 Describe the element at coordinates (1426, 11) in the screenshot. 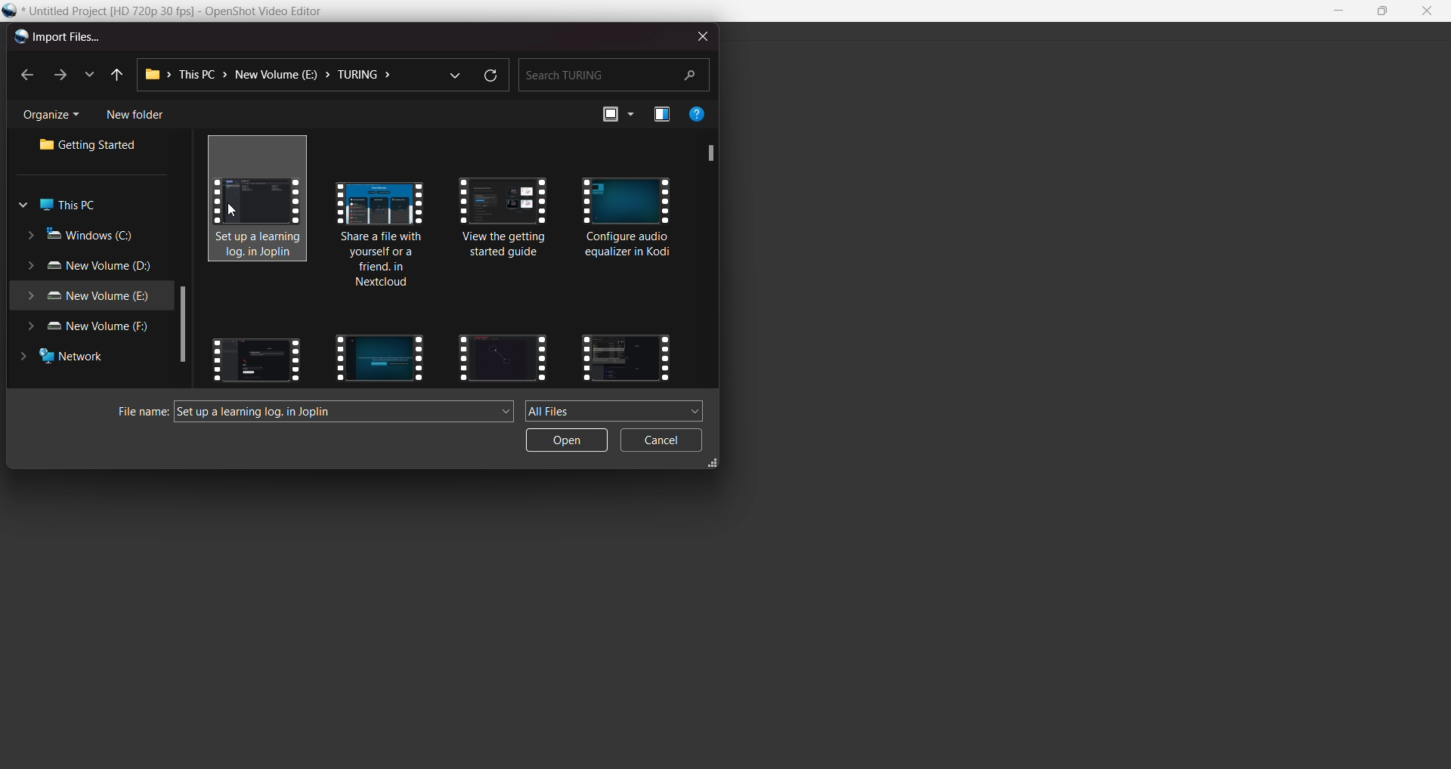

I see `close` at that location.